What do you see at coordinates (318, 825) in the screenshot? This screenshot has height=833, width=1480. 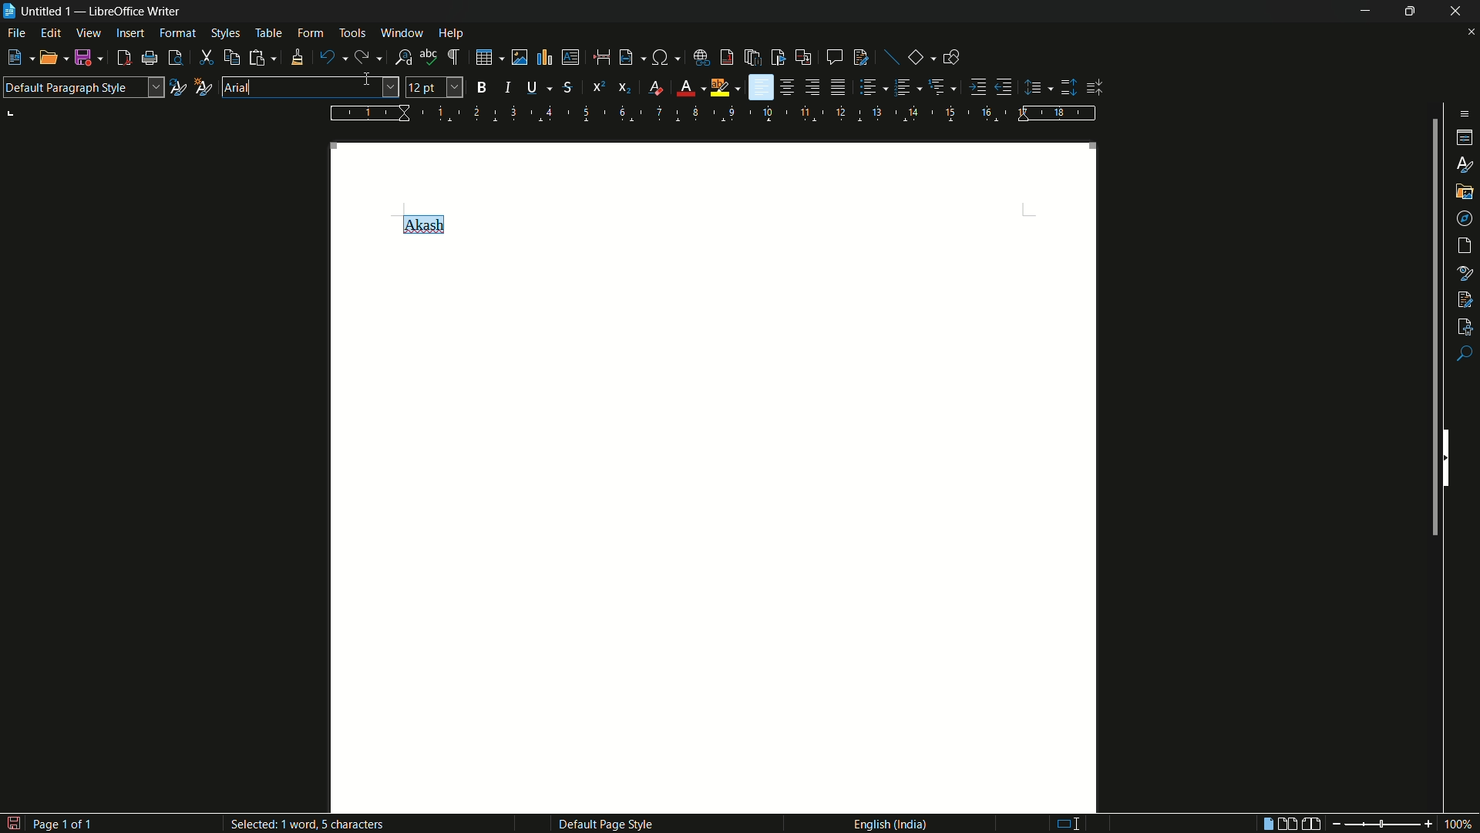 I see `words and characters` at bounding box center [318, 825].